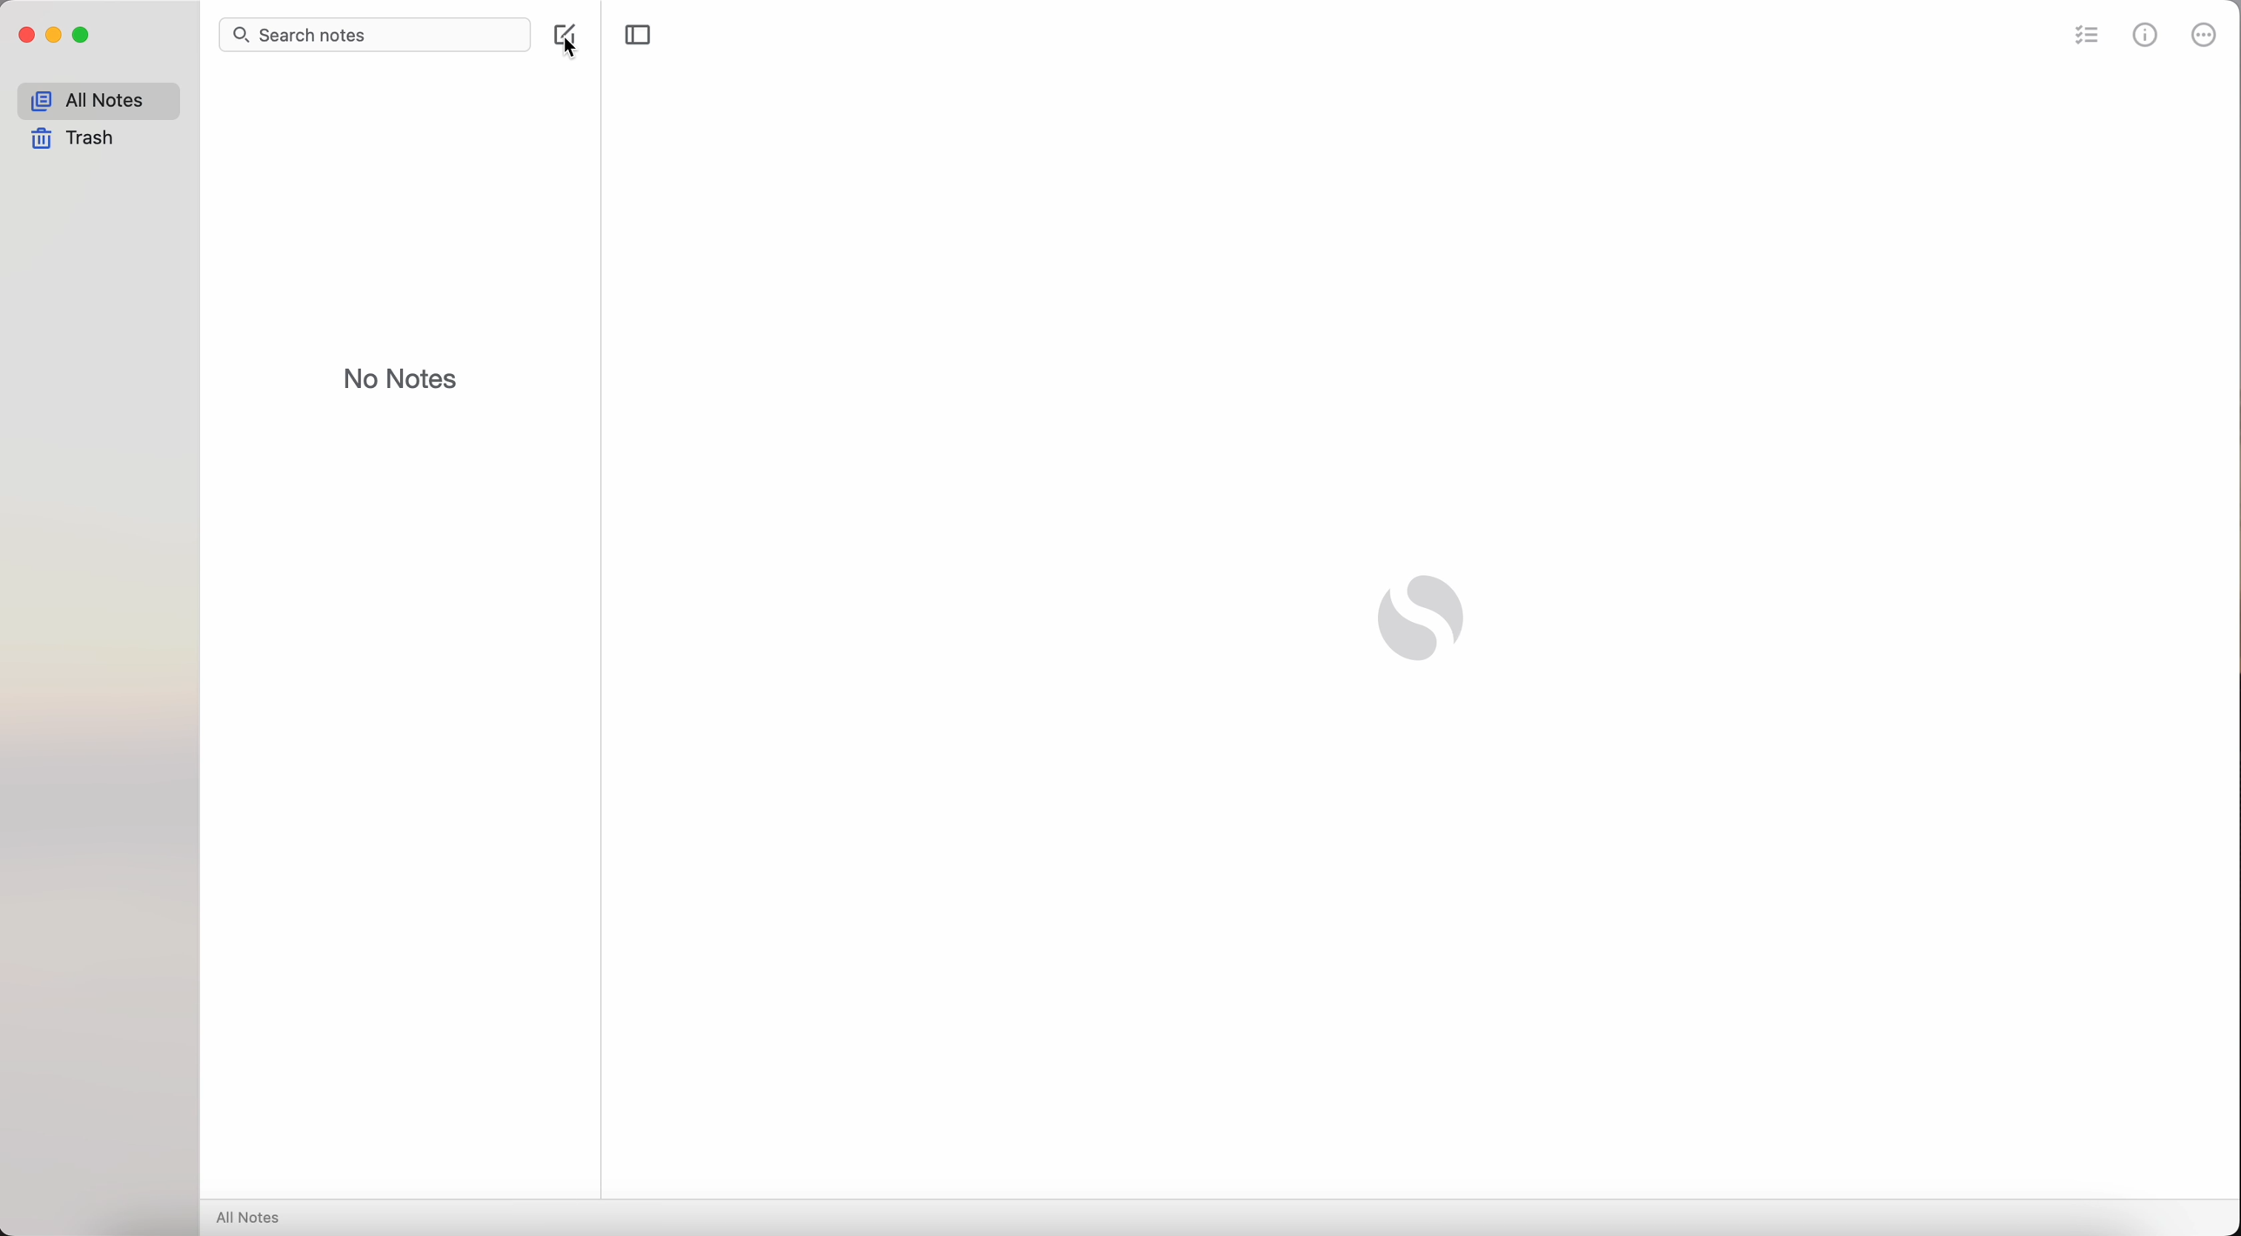 This screenshot has height=1236, width=2241. I want to click on more options, so click(2202, 36).